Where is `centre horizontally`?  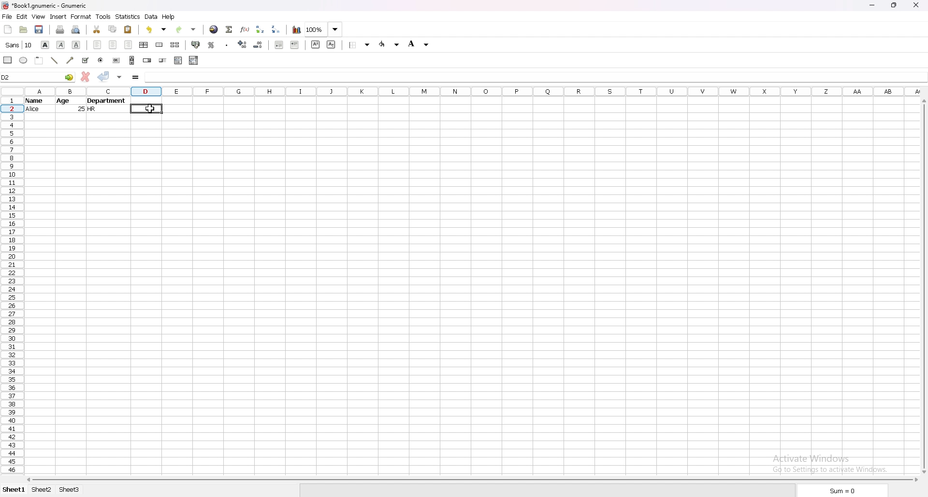
centre horizontally is located at coordinates (144, 45).